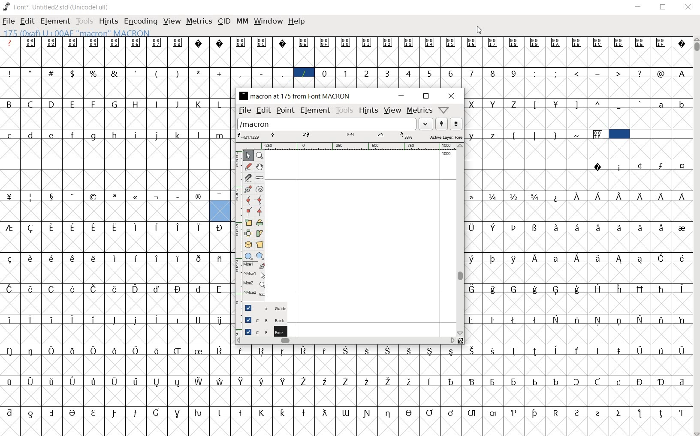  What do you see at coordinates (53, 319) in the screenshot?
I see `Symbol` at bounding box center [53, 319].